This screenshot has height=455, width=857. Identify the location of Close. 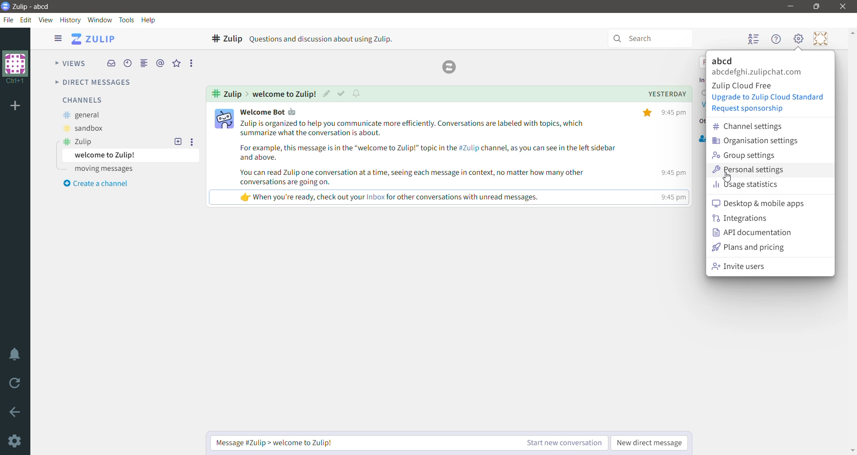
(843, 7).